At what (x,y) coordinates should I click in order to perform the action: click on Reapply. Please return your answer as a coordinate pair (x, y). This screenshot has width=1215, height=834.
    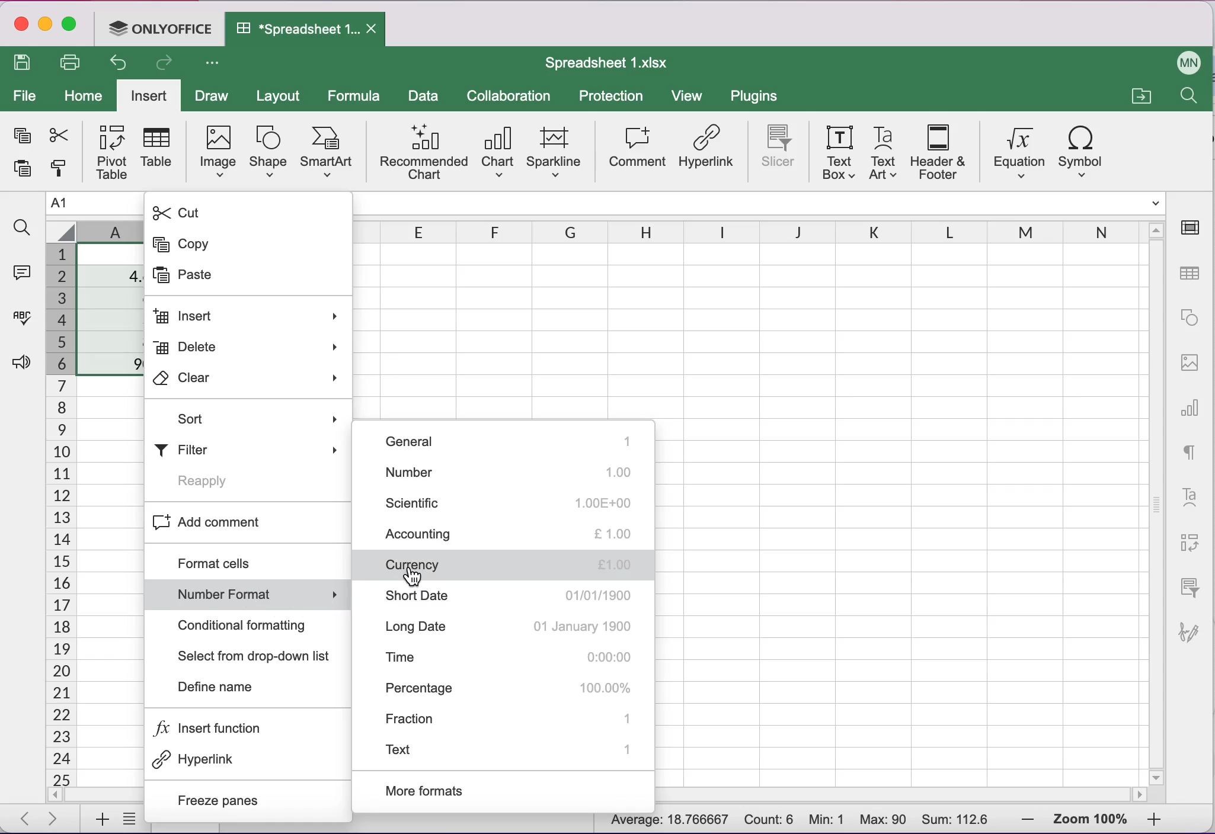
    Looking at the image, I should click on (227, 480).